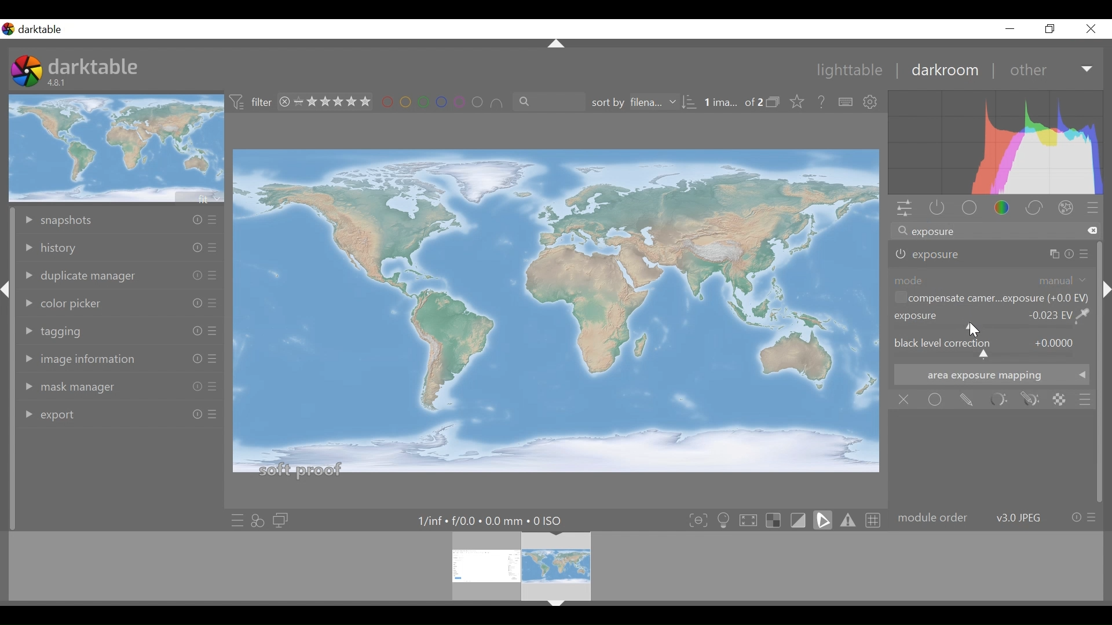 The height and width of the screenshot is (625, 1112). What do you see at coordinates (992, 349) in the screenshot?
I see `black level correction` at bounding box center [992, 349].